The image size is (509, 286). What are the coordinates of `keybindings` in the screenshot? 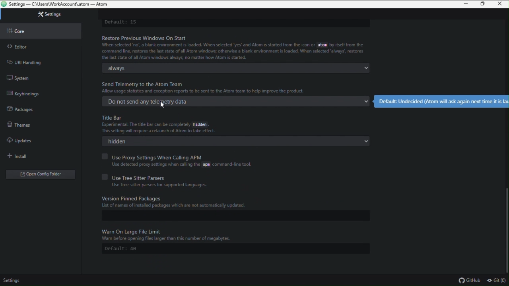 It's located at (42, 93).